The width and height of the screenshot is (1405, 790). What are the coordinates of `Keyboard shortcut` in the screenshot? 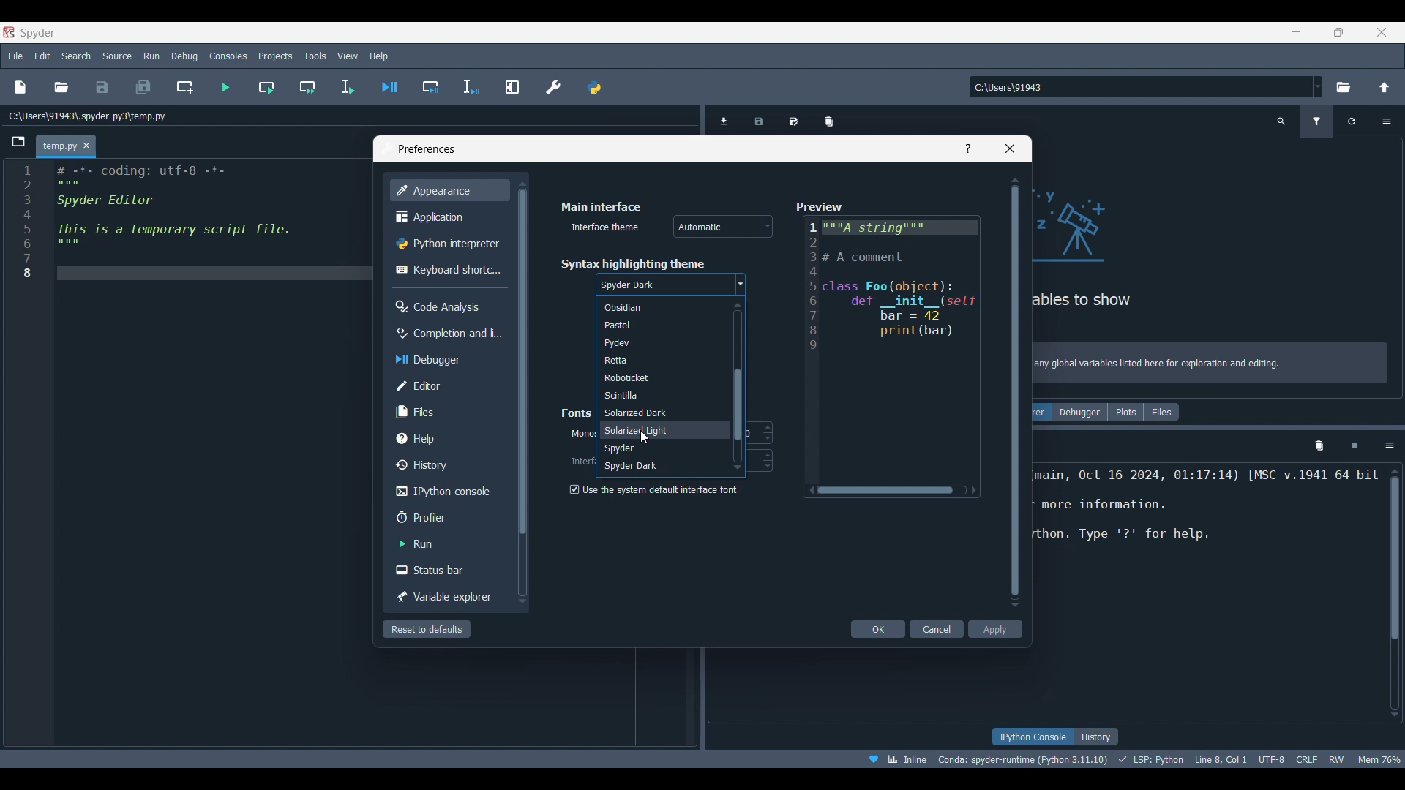 It's located at (448, 270).